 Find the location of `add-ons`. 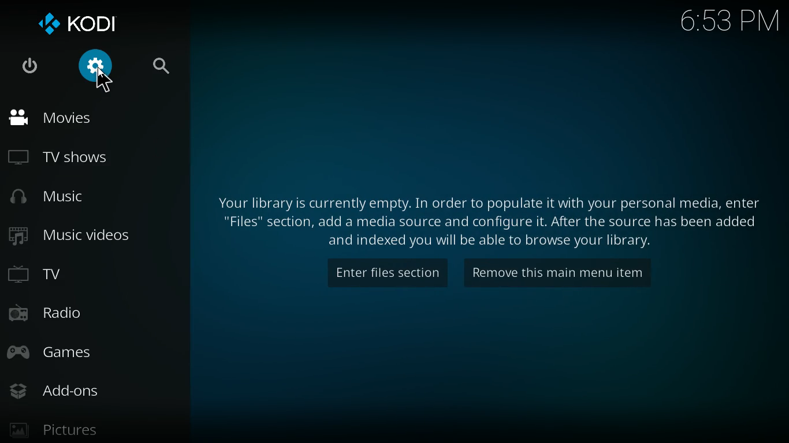

add-ons is located at coordinates (64, 390).